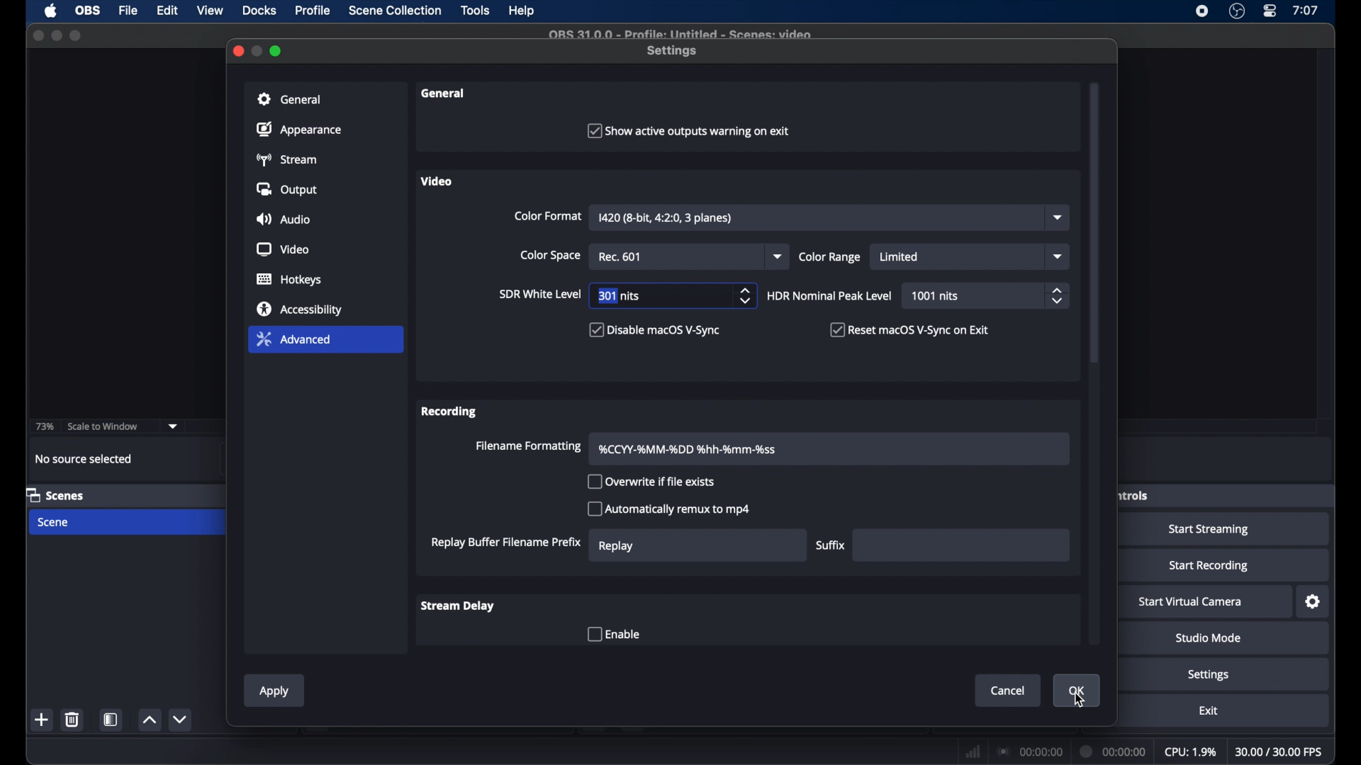 The height and width of the screenshot is (765, 1361). Describe the element at coordinates (276, 51) in the screenshot. I see `maximize` at that location.